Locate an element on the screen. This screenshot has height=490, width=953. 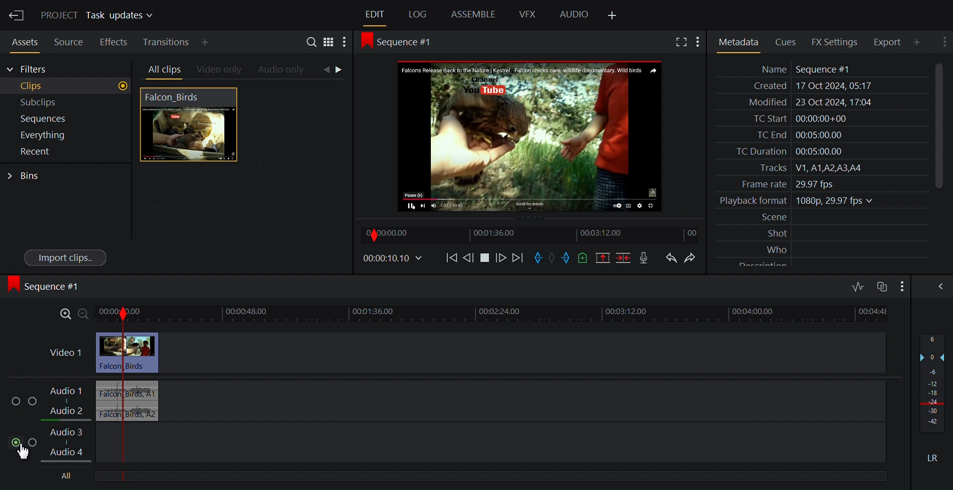
Edit is located at coordinates (376, 15).